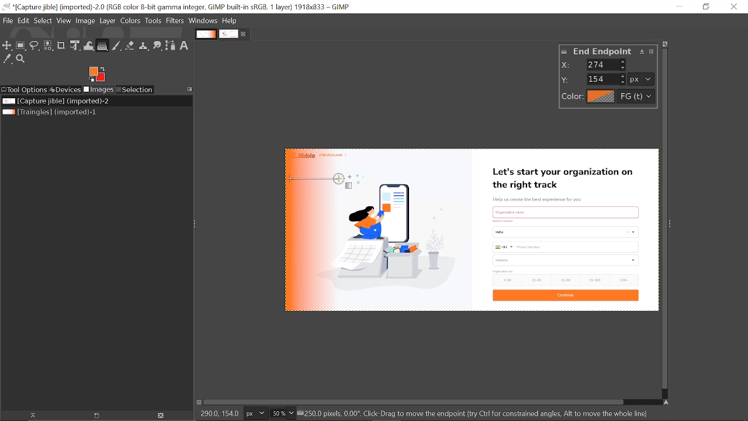 Image resolution: width=748 pixels, height=421 pixels. What do you see at coordinates (108, 21) in the screenshot?
I see `Layer` at bounding box center [108, 21].